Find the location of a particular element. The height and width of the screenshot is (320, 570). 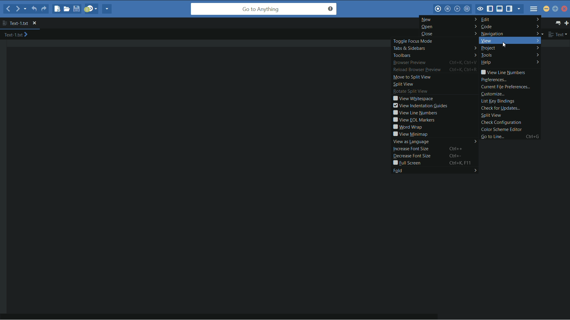

Ctrl+K, Ctrl+V is located at coordinates (463, 62).